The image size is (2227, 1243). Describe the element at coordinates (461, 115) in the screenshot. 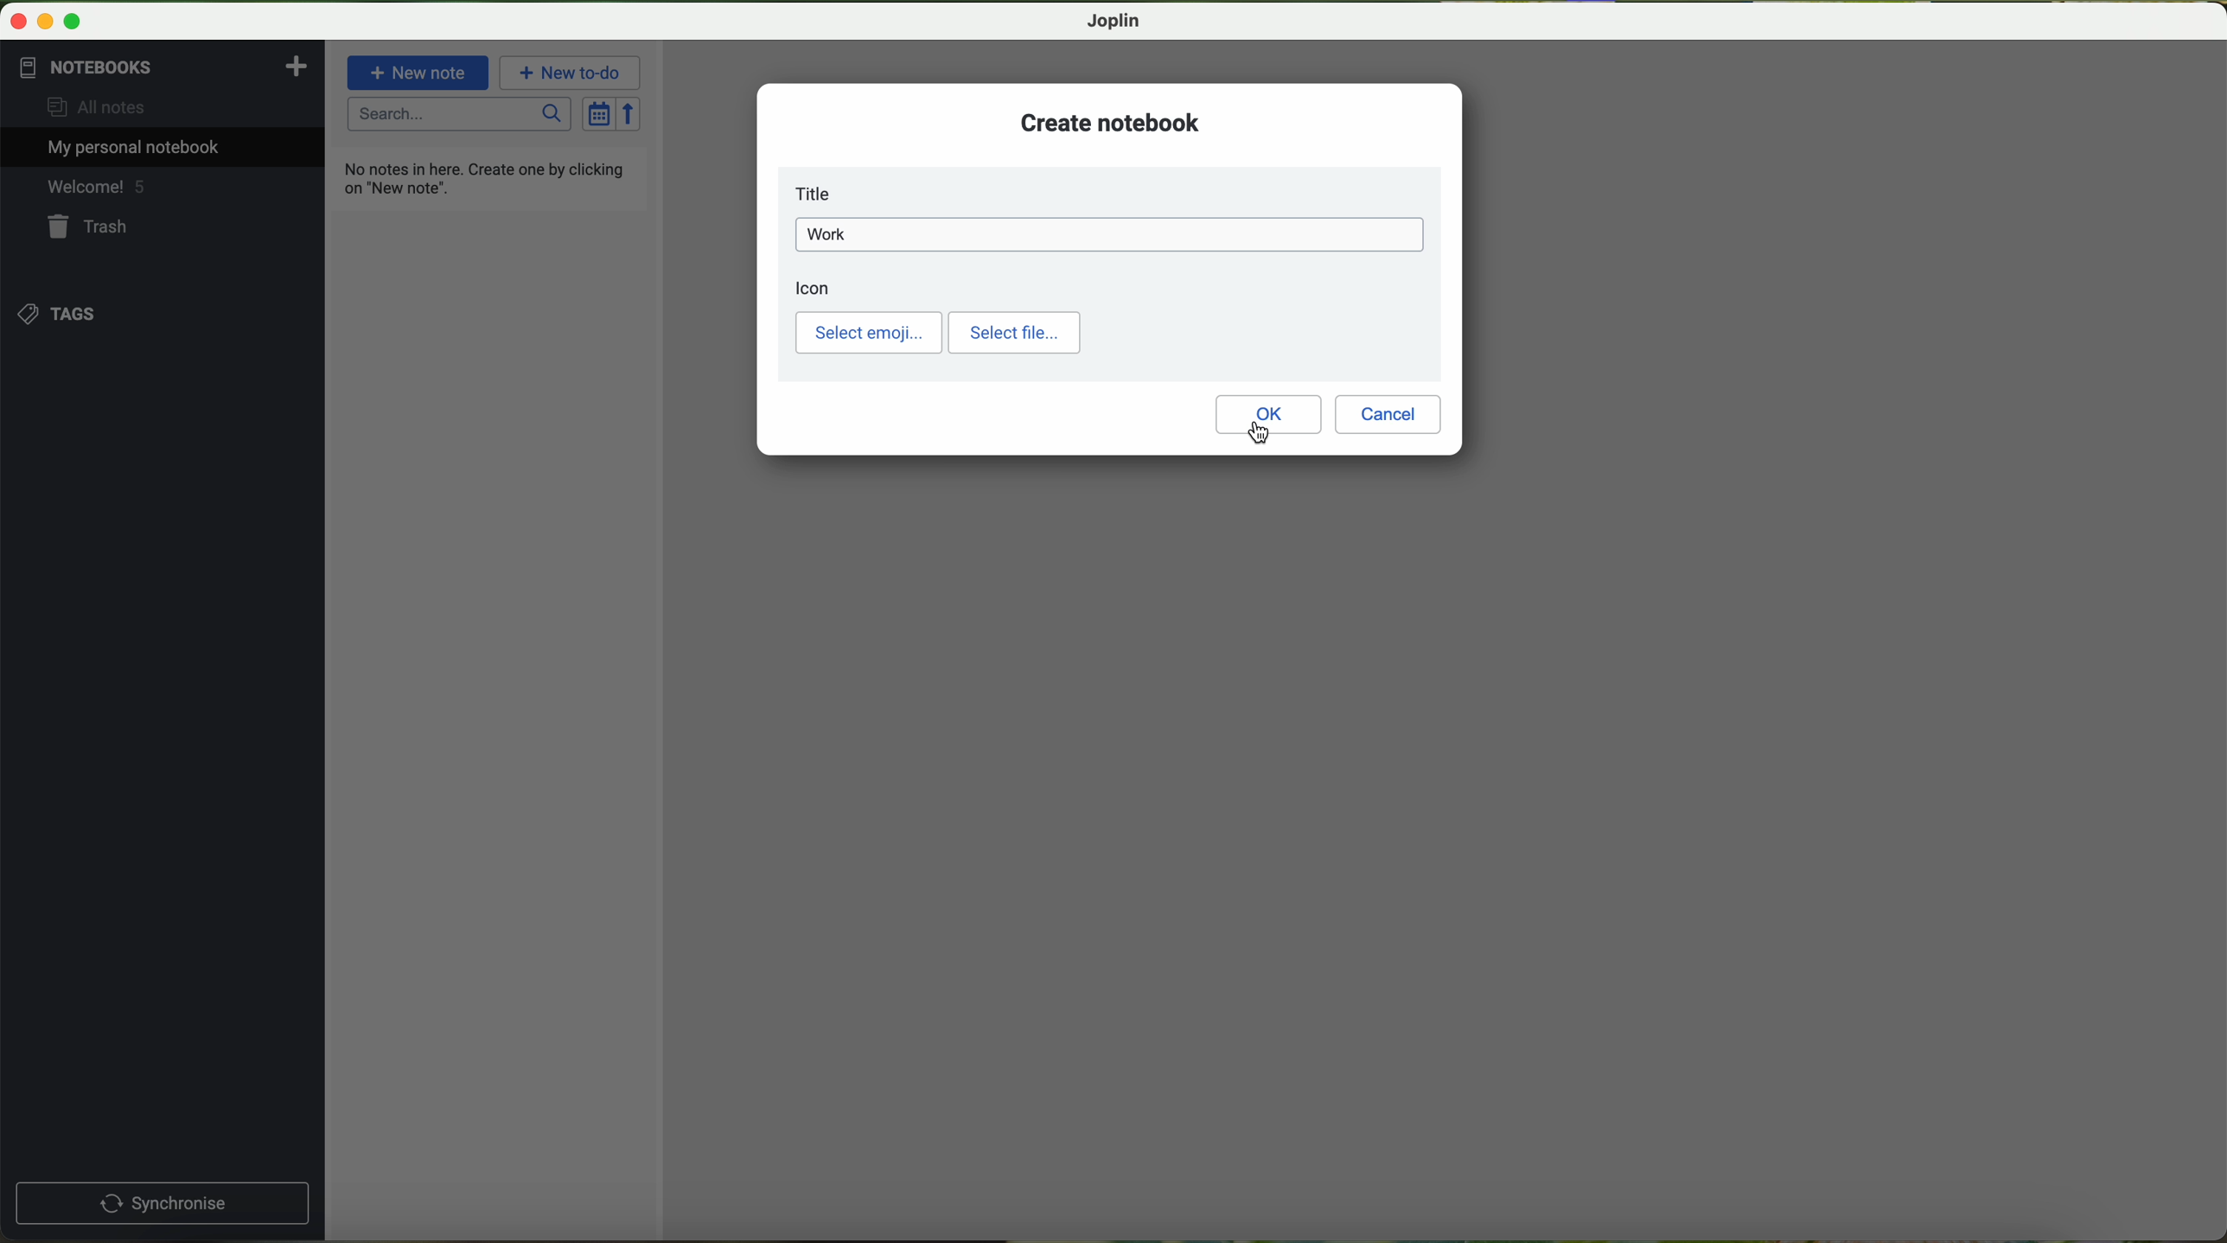

I see `search bar` at that location.